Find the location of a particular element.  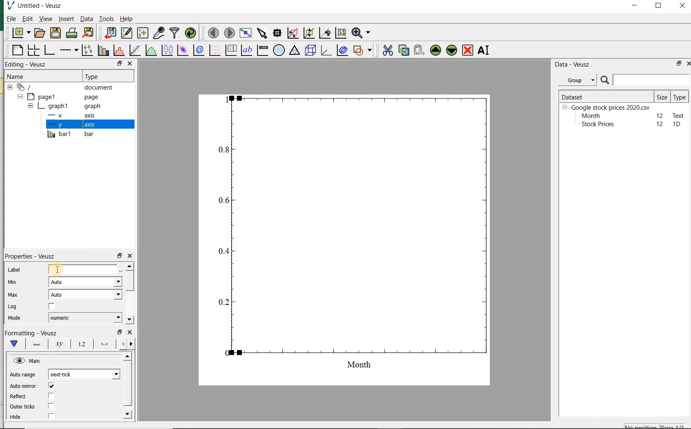

Stock prices is located at coordinates (594, 125).